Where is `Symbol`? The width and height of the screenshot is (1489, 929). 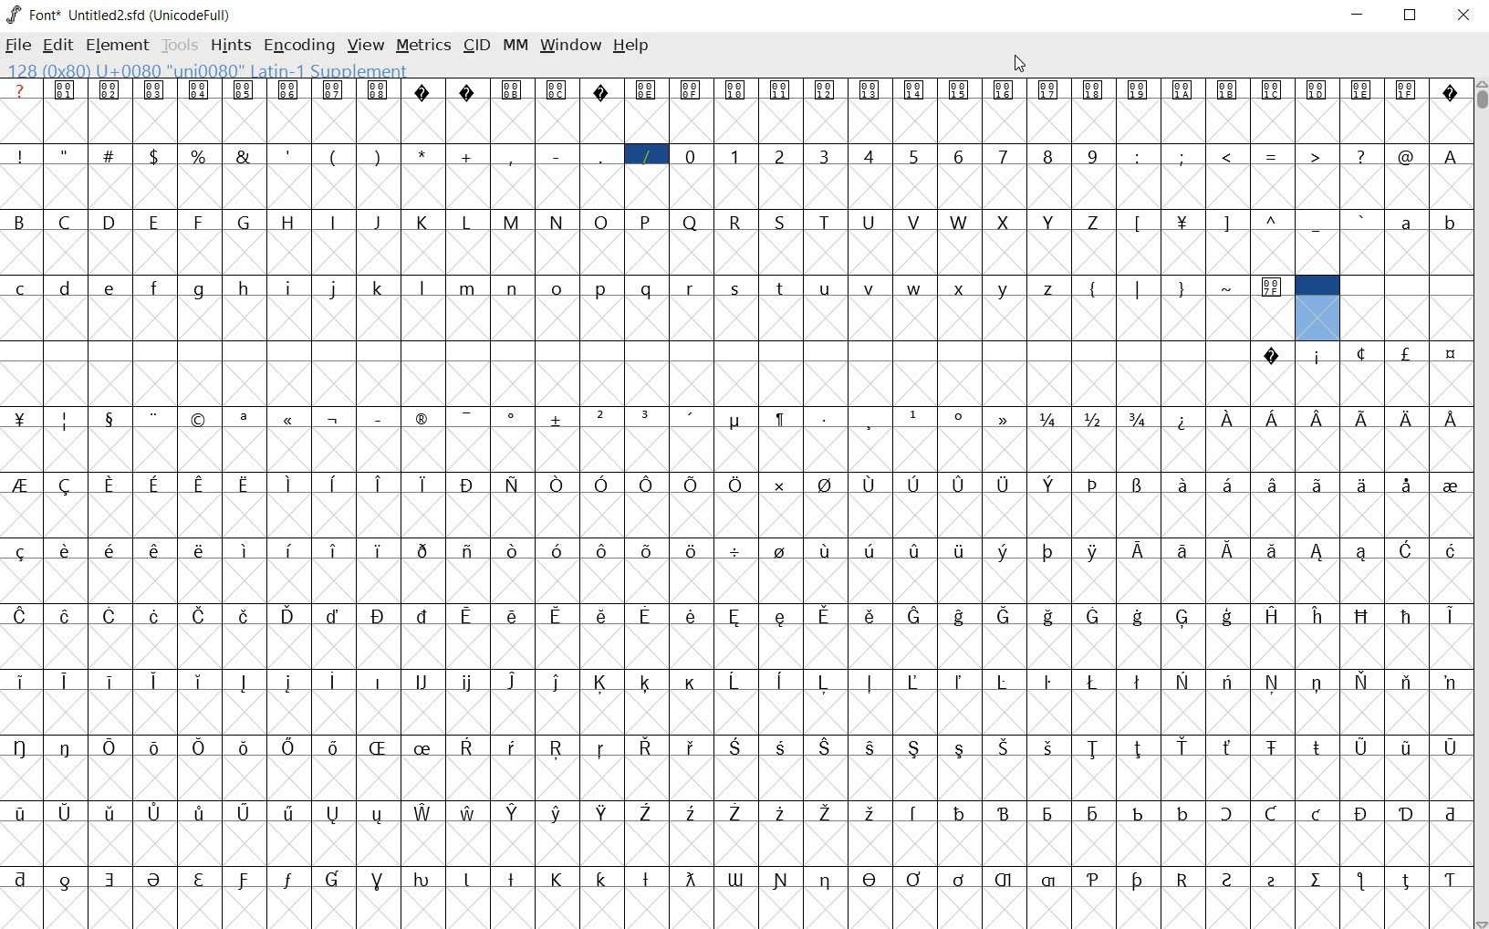
Symbol is located at coordinates (1183, 879).